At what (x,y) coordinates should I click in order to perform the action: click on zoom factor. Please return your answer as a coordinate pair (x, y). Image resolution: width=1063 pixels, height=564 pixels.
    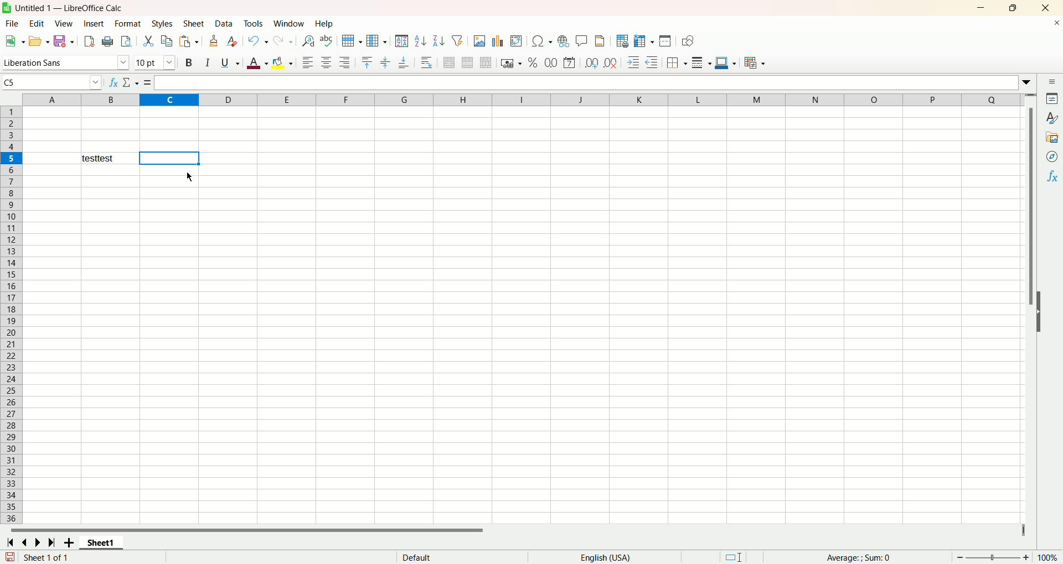
    Looking at the image, I should click on (1005, 556).